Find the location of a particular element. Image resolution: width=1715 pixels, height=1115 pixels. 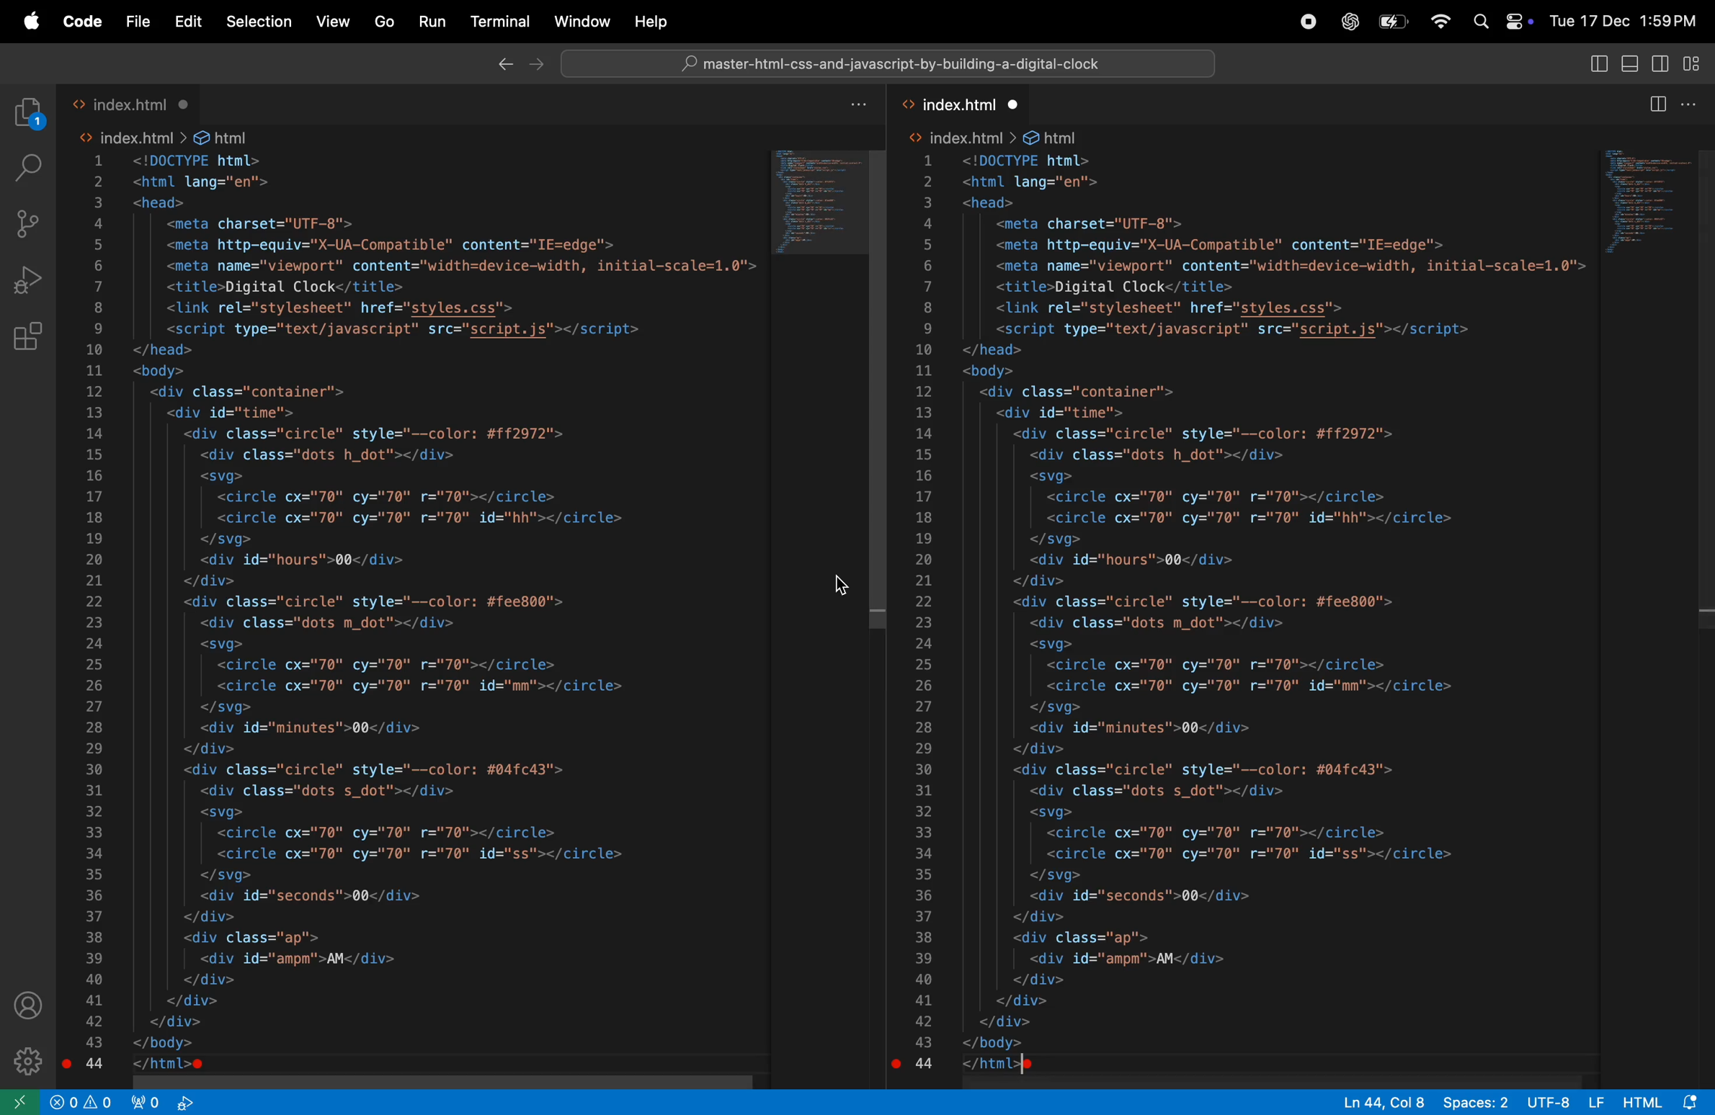

Search bar is located at coordinates (891, 64).